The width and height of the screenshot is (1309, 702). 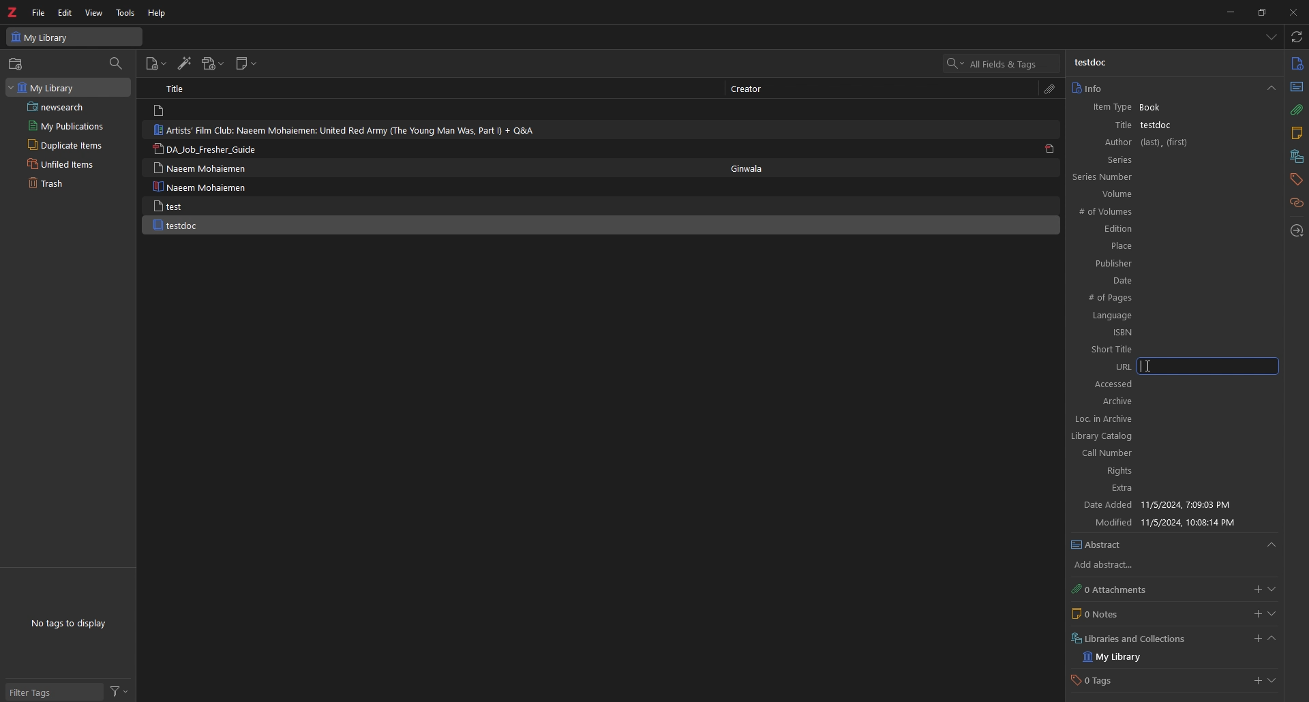 What do you see at coordinates (1115, 590) in the screenshot?
I see `0 attachment` at bounding box center [1115, 590].